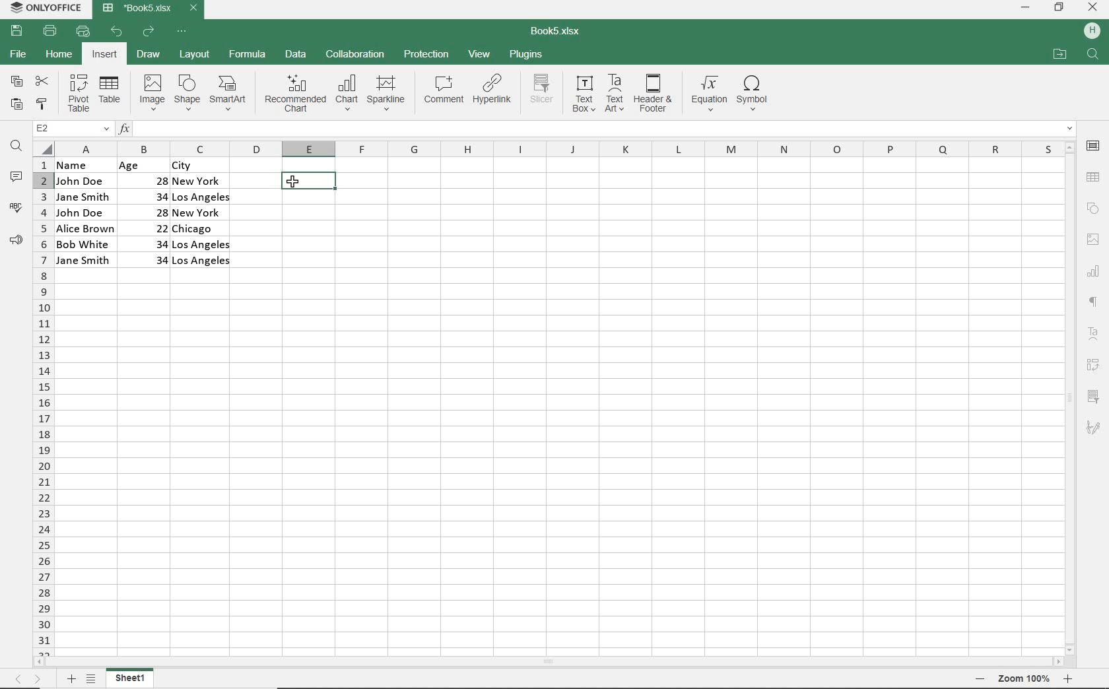  Describe the element at coordinates (543, 94) in the screenshot. I see `SLICER` at that location.